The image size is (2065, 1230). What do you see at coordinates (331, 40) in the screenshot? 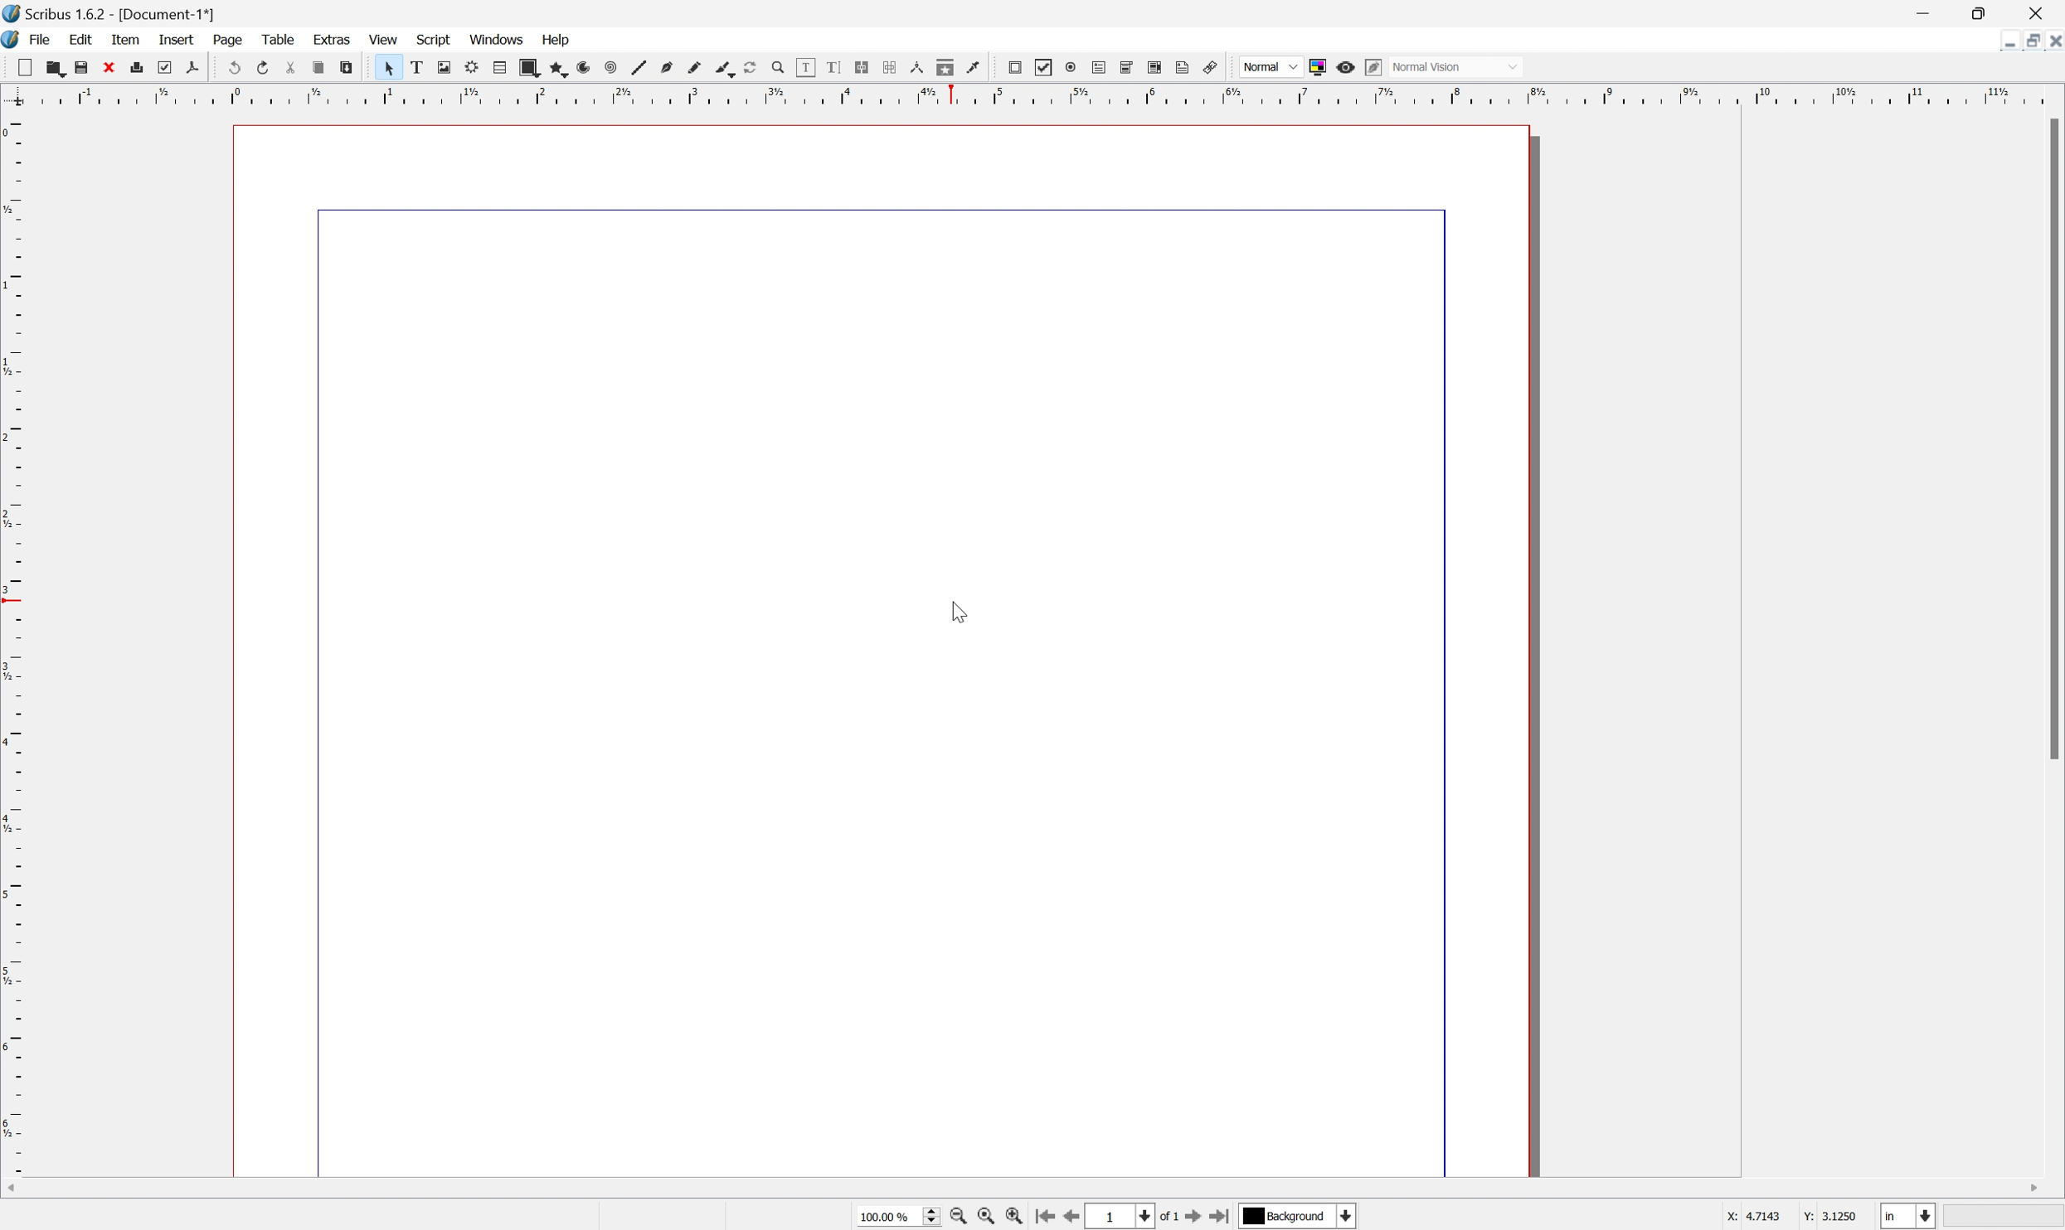
I see `extras` at bounding box center [331, 40].